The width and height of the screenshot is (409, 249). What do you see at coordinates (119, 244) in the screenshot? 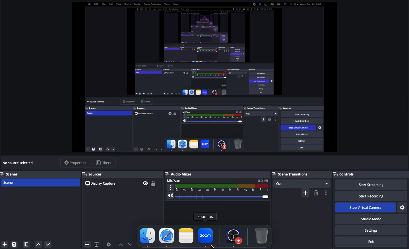
I see `move upward` at bounding box center [119, 244].